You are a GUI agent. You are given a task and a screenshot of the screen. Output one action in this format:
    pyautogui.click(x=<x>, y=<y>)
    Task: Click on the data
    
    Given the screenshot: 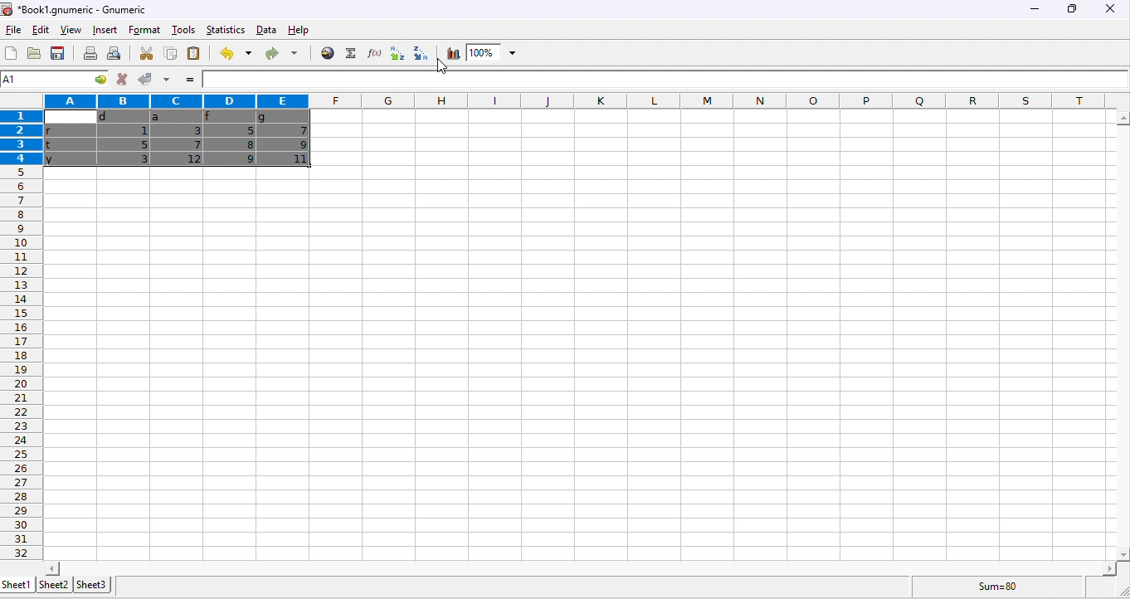 What is the action you would take?
    pyautogui.click(x=265, y=30)
    